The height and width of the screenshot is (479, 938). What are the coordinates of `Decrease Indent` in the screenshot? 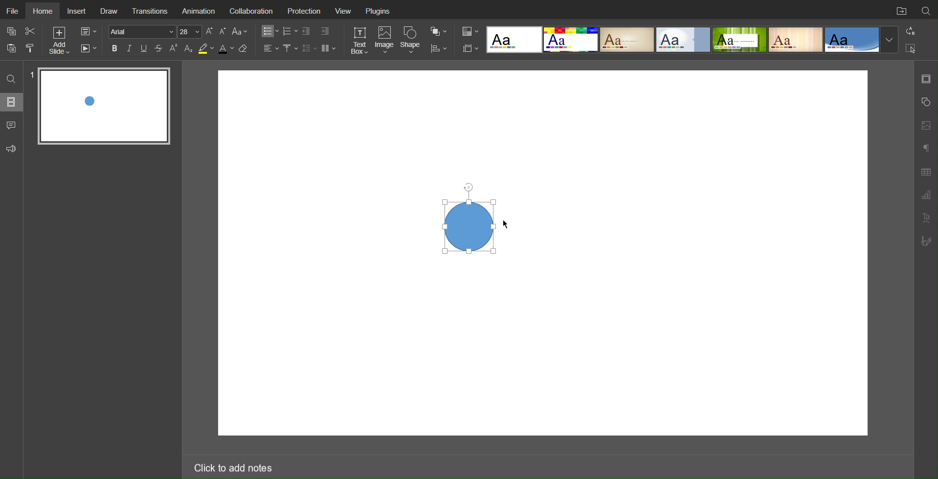 It's located at (307, 31).